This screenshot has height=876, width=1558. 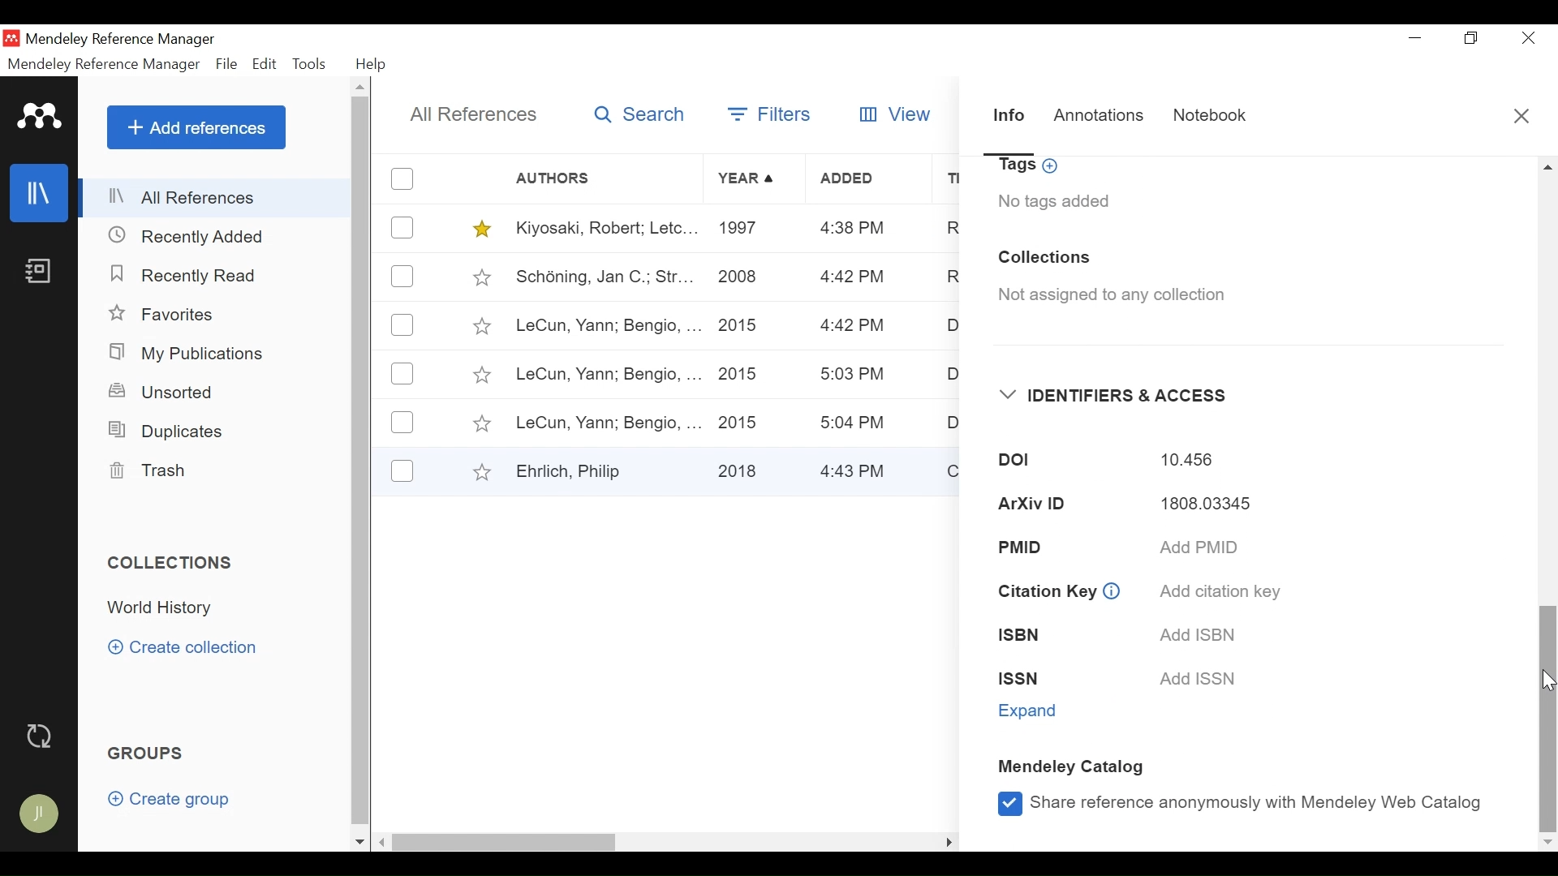 What do you see at coordinates (607, 327) in the screenshot?
I see `LeCun, Yann; Bengio, ...` at bounding box center [607, 327].